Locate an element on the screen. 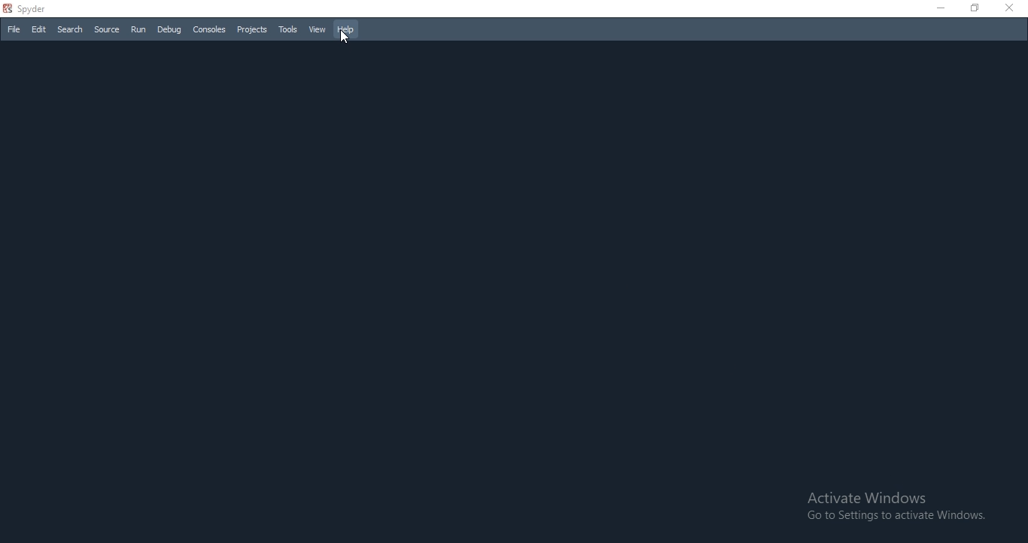 The width and height of the screenshot is (1028, 543). Close is located at coordinates (2012, 12).